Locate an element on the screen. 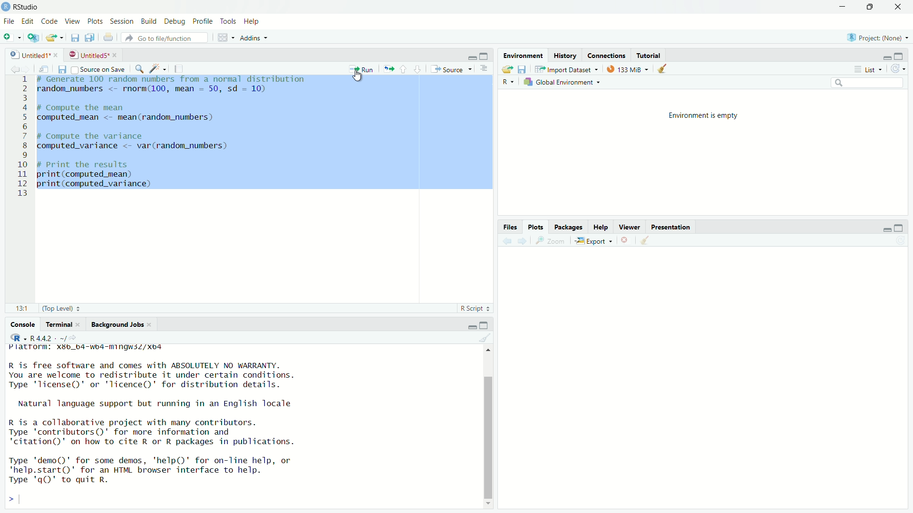  viewer is located at coordinates (631, 226).